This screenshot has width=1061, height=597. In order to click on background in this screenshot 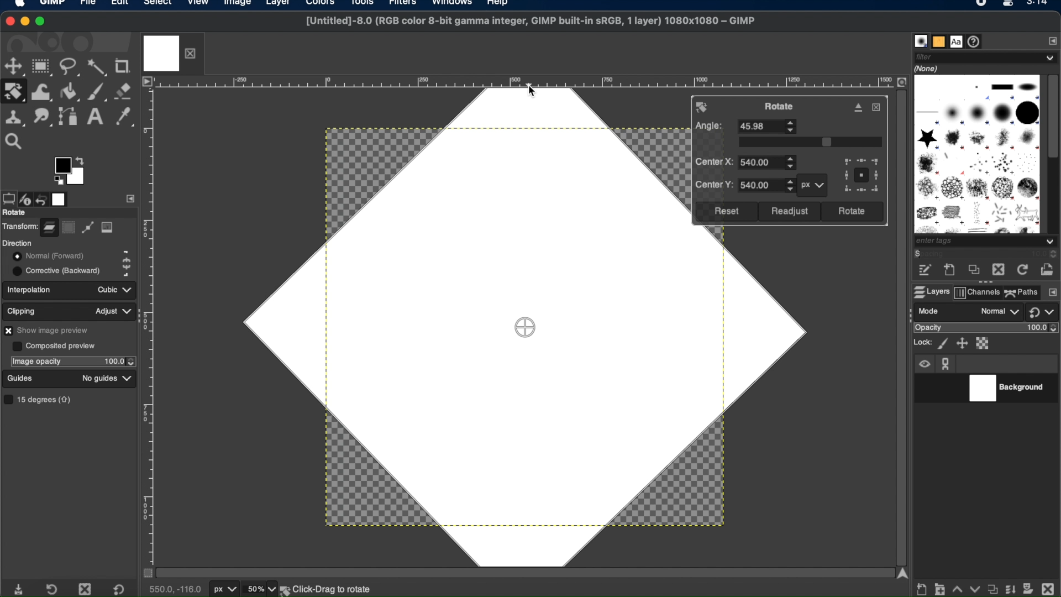, I will do `click(1010, 389)`.